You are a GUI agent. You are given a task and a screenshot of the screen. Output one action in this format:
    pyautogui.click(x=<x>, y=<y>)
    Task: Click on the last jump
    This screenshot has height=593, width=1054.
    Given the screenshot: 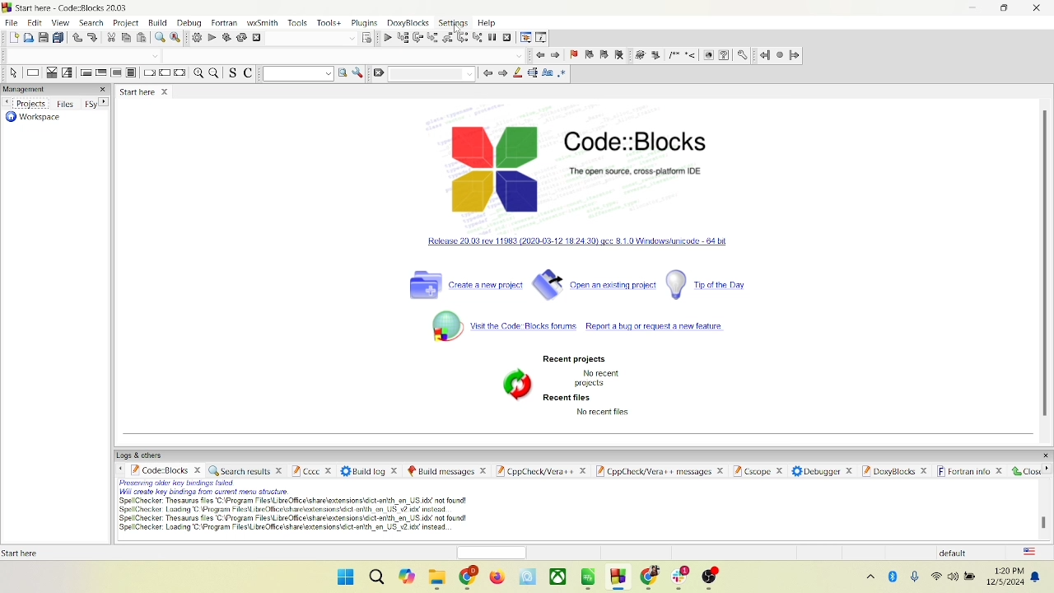 What is the action you would take?
    pyautogui.click(x=780, y=55)
    